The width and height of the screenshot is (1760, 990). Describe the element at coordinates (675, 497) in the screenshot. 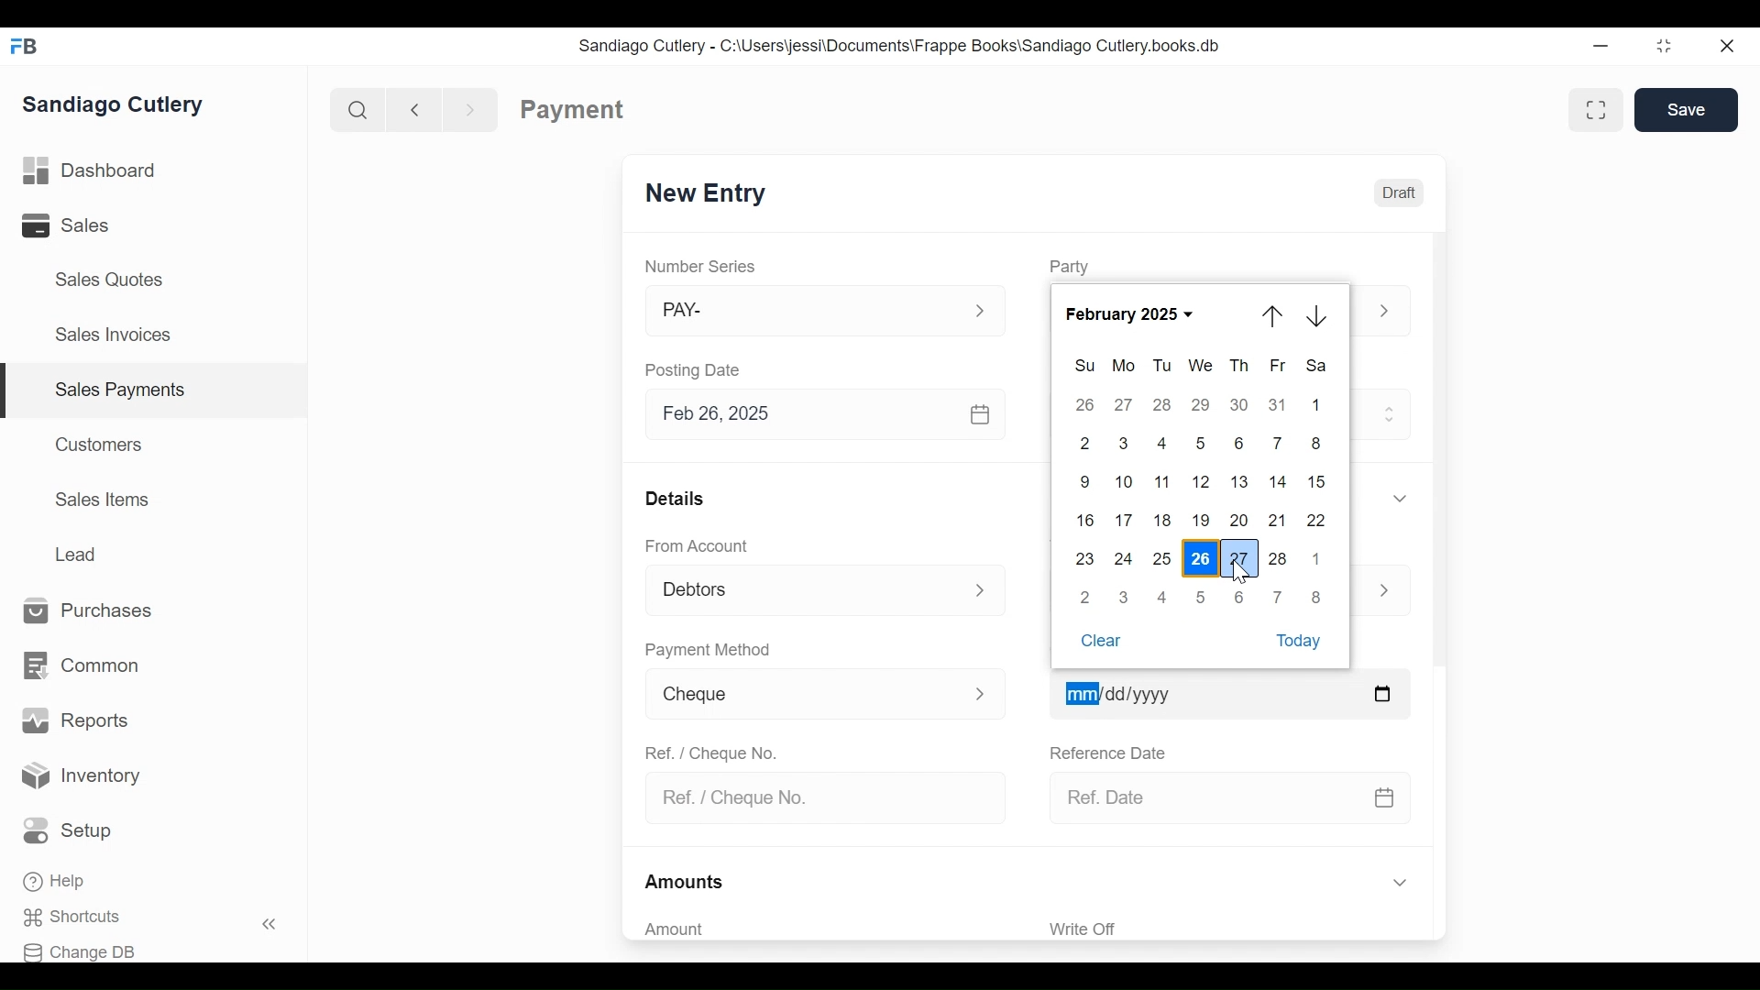

I see `Details` at that location.